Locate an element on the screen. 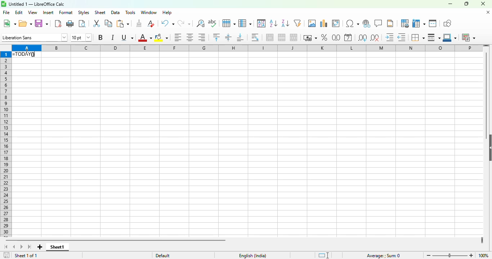 The width and height of the screenshot is (492, 259). italic is located at coordinates (112, 37).